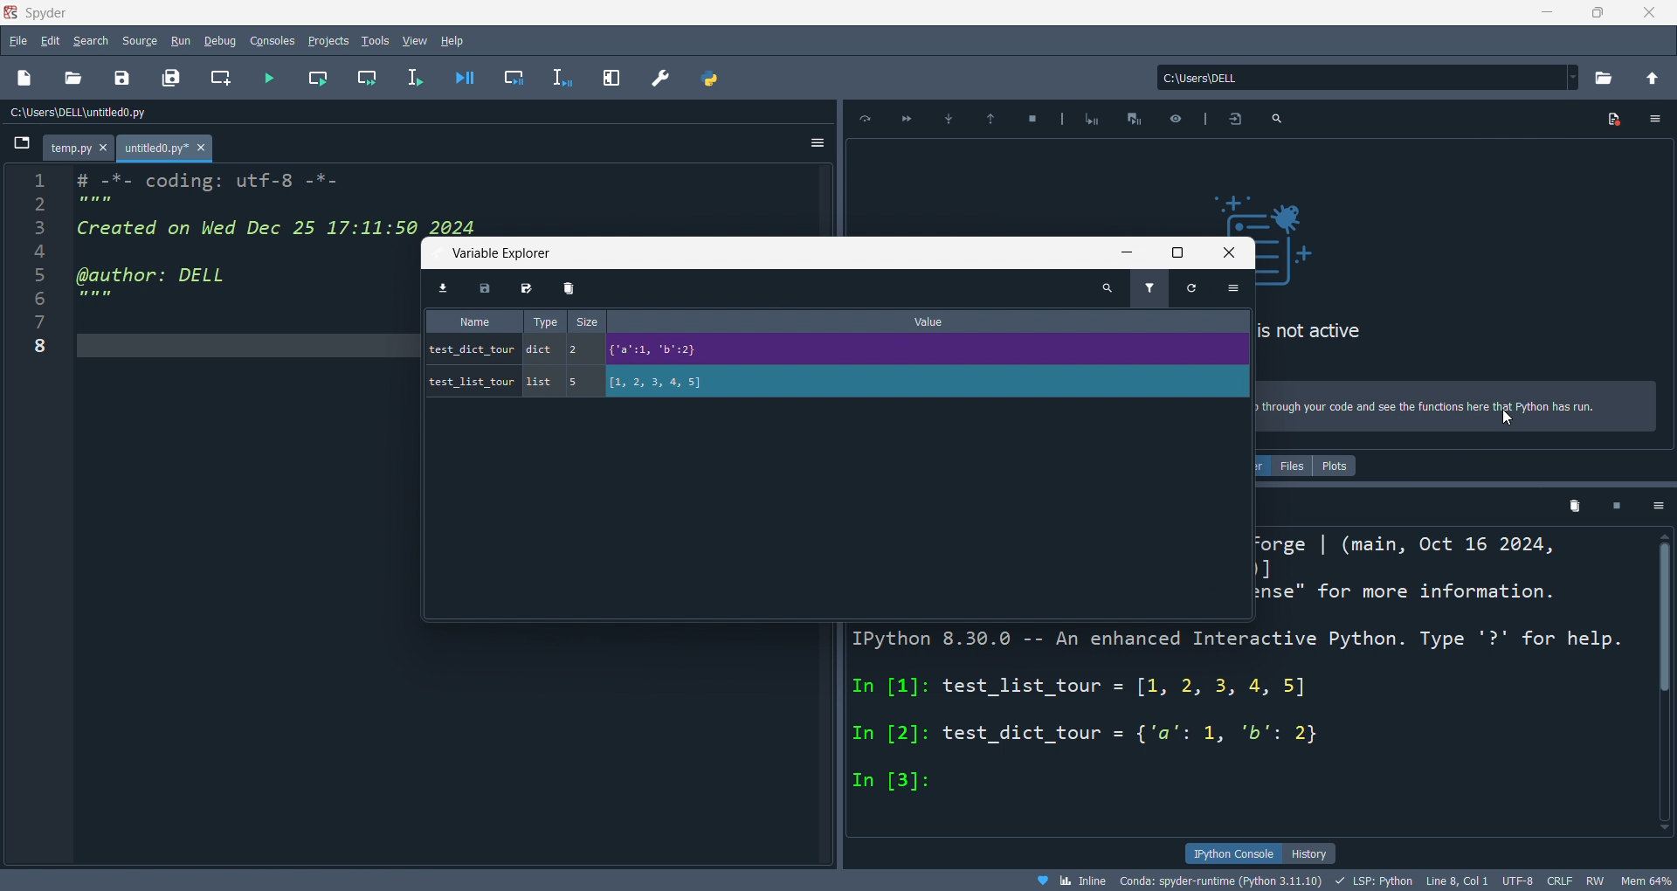  I want to click on plots, so click(1337, 466).